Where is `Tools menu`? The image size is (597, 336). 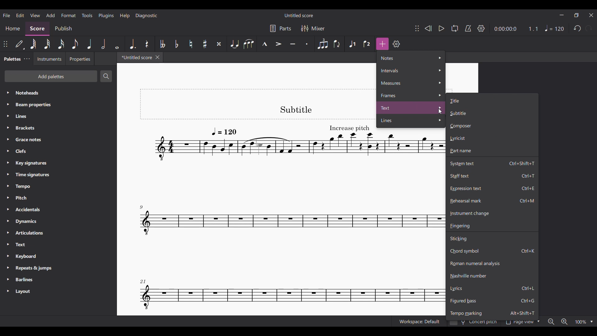
Tools menu is located at coordinates (87, 15).